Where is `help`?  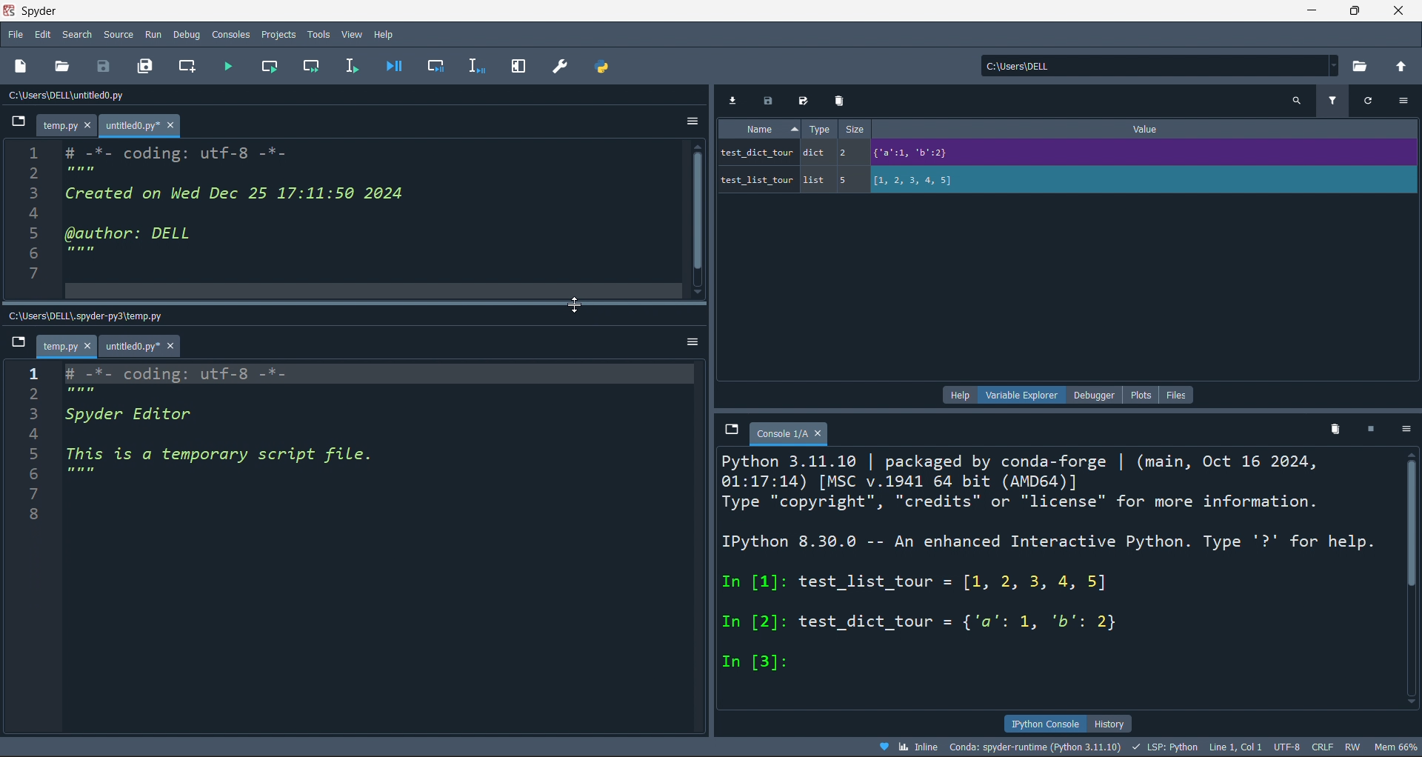 help is located at coordinates (385, 34).